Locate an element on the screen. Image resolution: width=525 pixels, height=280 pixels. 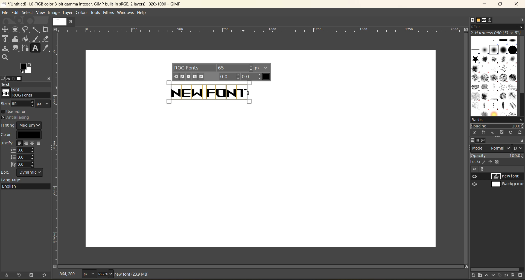
text is located at coordinates (208, 92).